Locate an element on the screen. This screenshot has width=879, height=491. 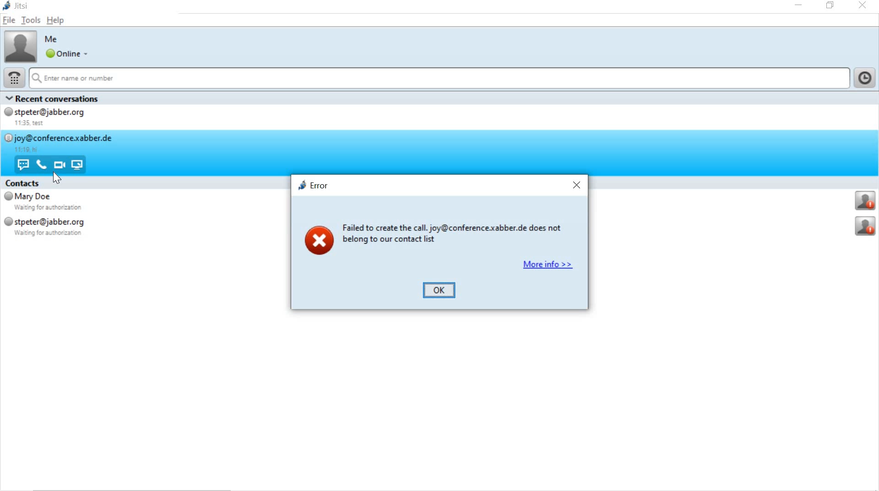
 show call history is located at coordinates (866, 78).